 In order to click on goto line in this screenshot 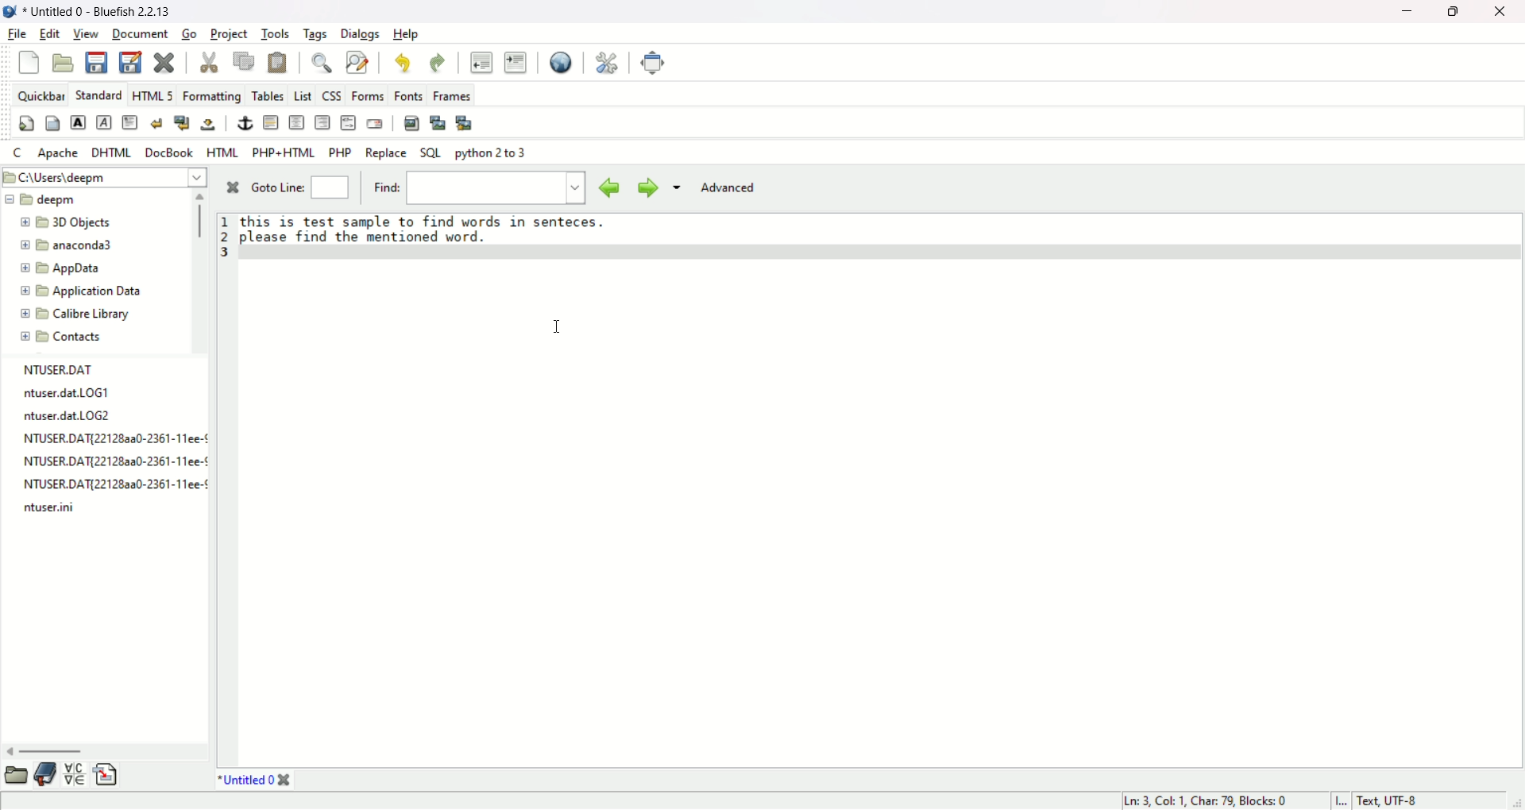, I will do `click(333, 187)`.